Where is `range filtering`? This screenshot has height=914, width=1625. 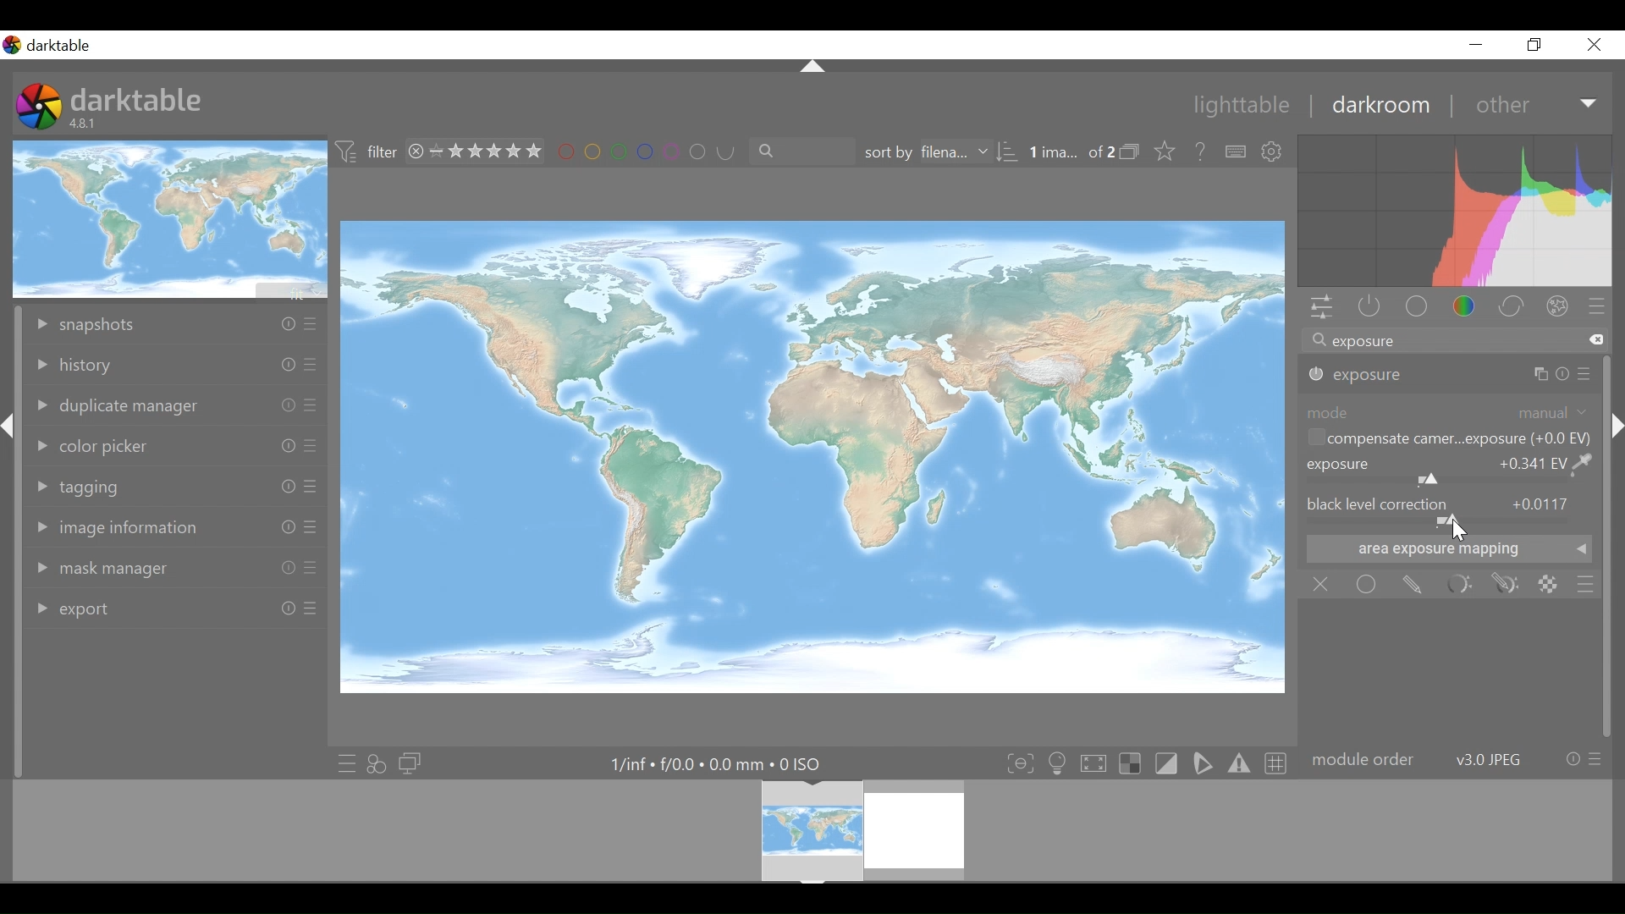
range filtering is located at coordinates (471, 152).